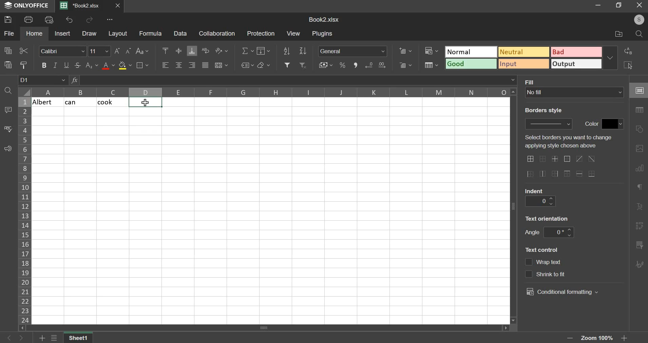 This screenshot has width=648, height=343. Describe the element at coordinates (247, 65) in the screenshot. I see `named ranges` at that location.